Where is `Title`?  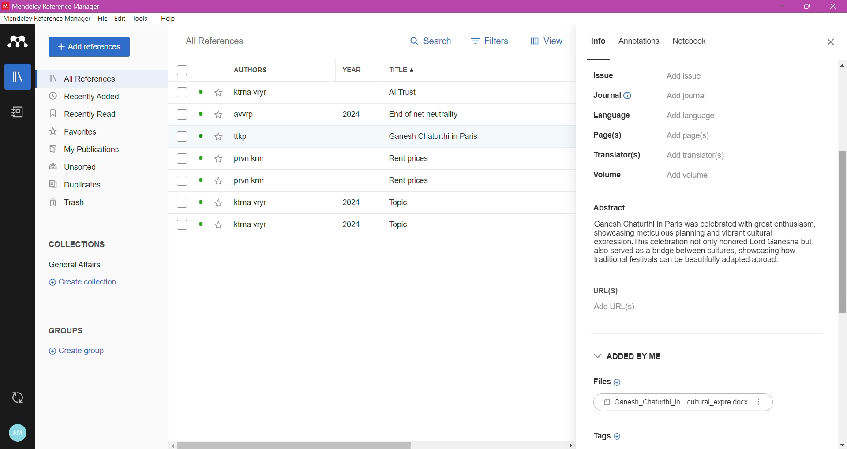
Title is located at coordinates (478, 70).